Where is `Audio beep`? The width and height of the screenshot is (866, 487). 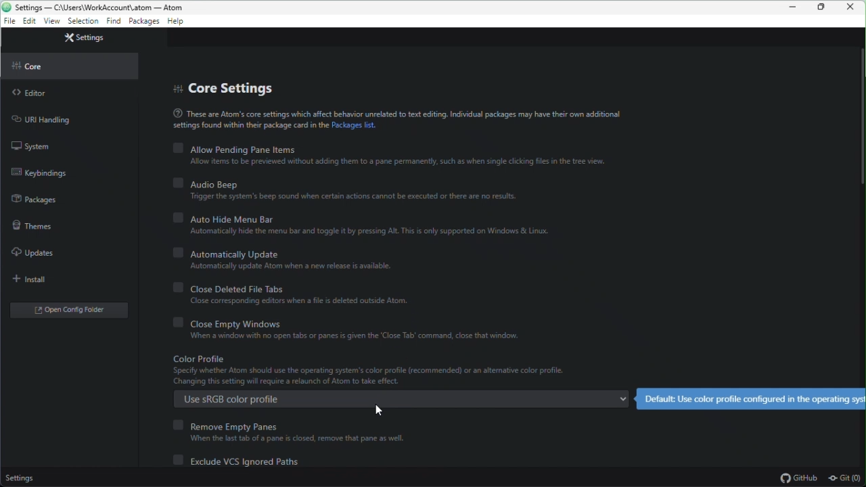
Audio beep is located at coordinates (346, 191).